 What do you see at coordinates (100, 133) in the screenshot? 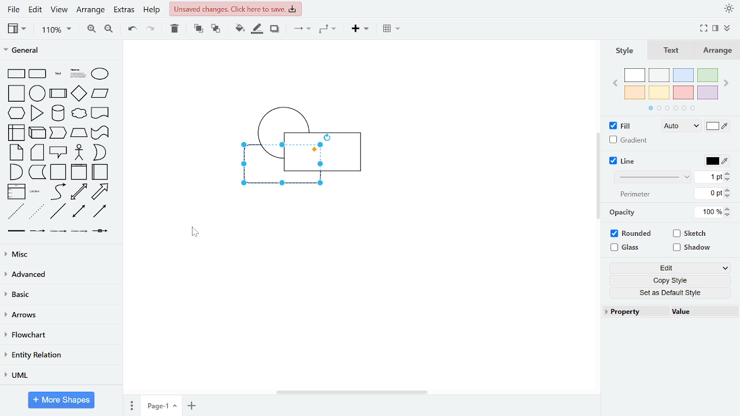
I see `tape` at bounding box center [100, 133].